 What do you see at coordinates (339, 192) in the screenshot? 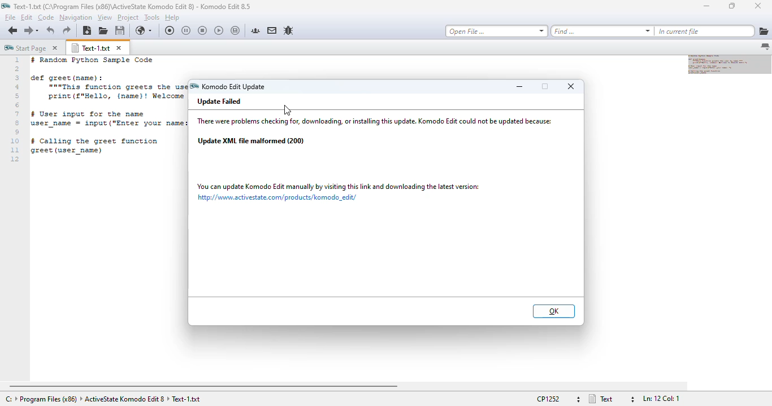
I see `Click on "Check for Updates" in the Help menu.` at bounding box center [339, 192].